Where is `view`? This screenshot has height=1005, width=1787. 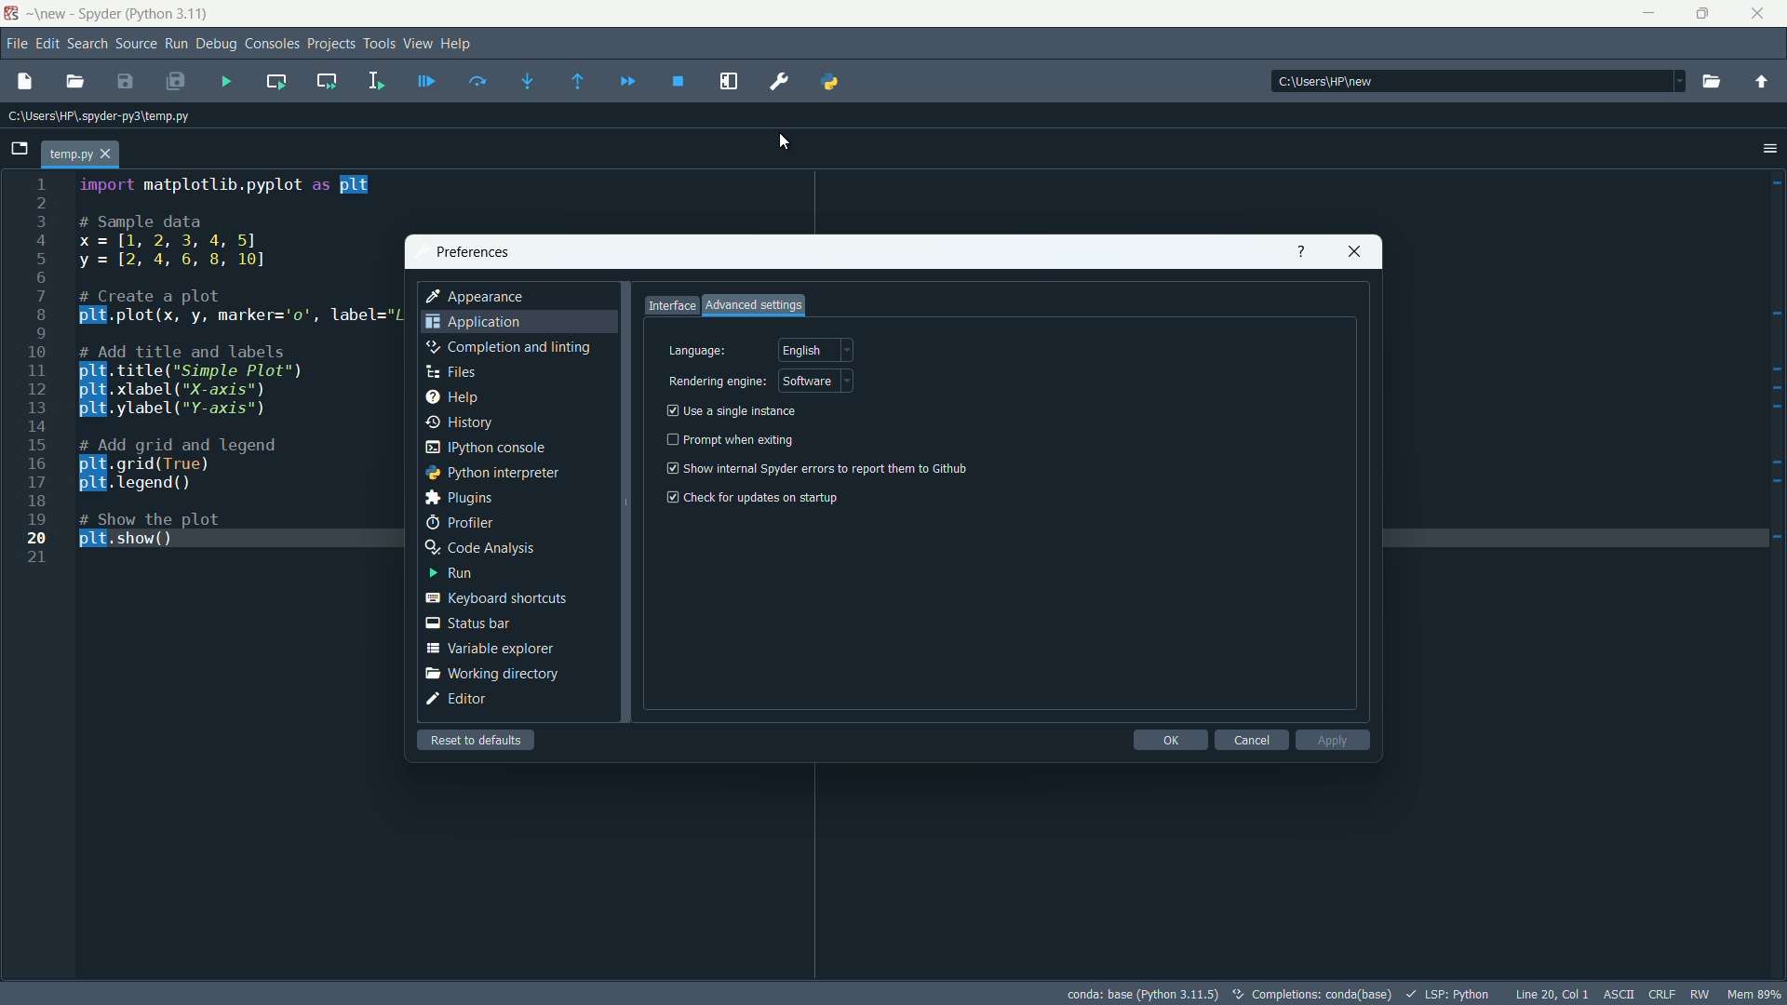 view is located at coordinates (418, 44).